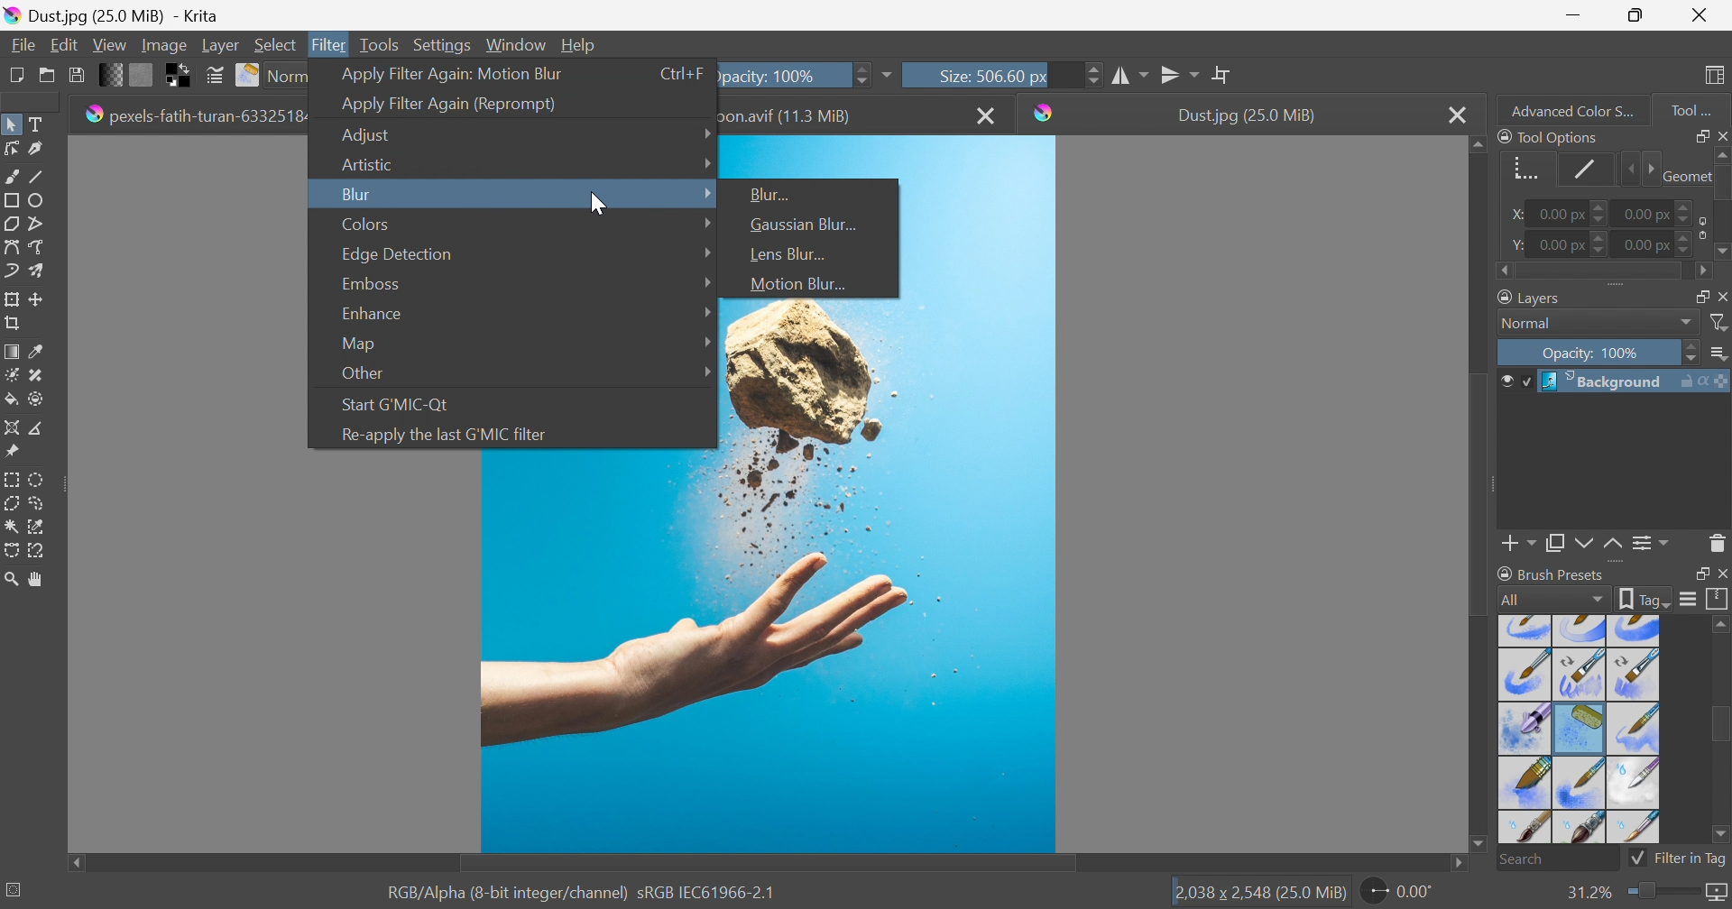 The image size is (1732, 909). I want to click on Fill a contiguous area of color with a color or a fill selection, so click(12, 400).